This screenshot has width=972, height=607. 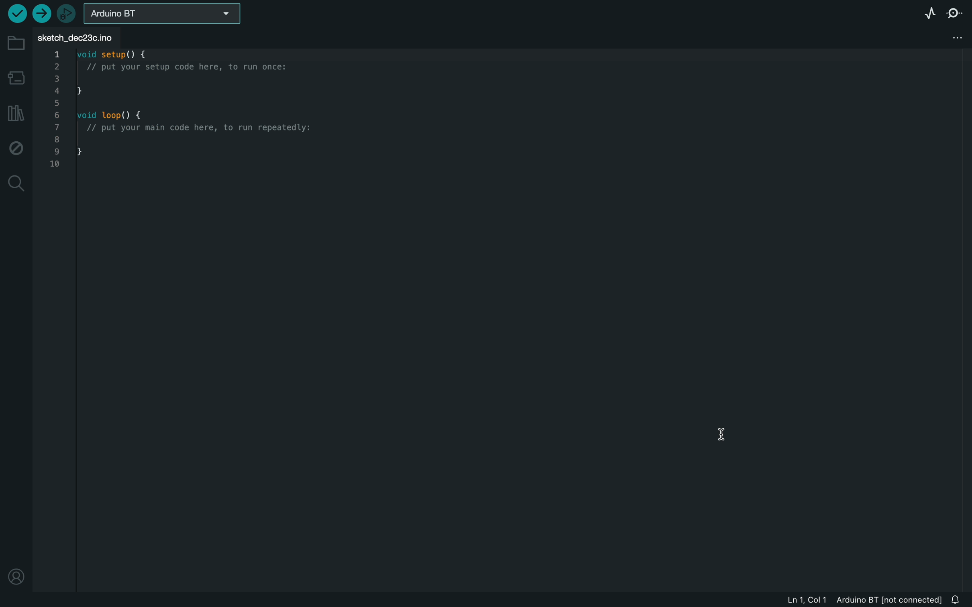 What do you see at coordinates (15, 115) in the screenshot?
I see `library` at bounding box center [15, 115].